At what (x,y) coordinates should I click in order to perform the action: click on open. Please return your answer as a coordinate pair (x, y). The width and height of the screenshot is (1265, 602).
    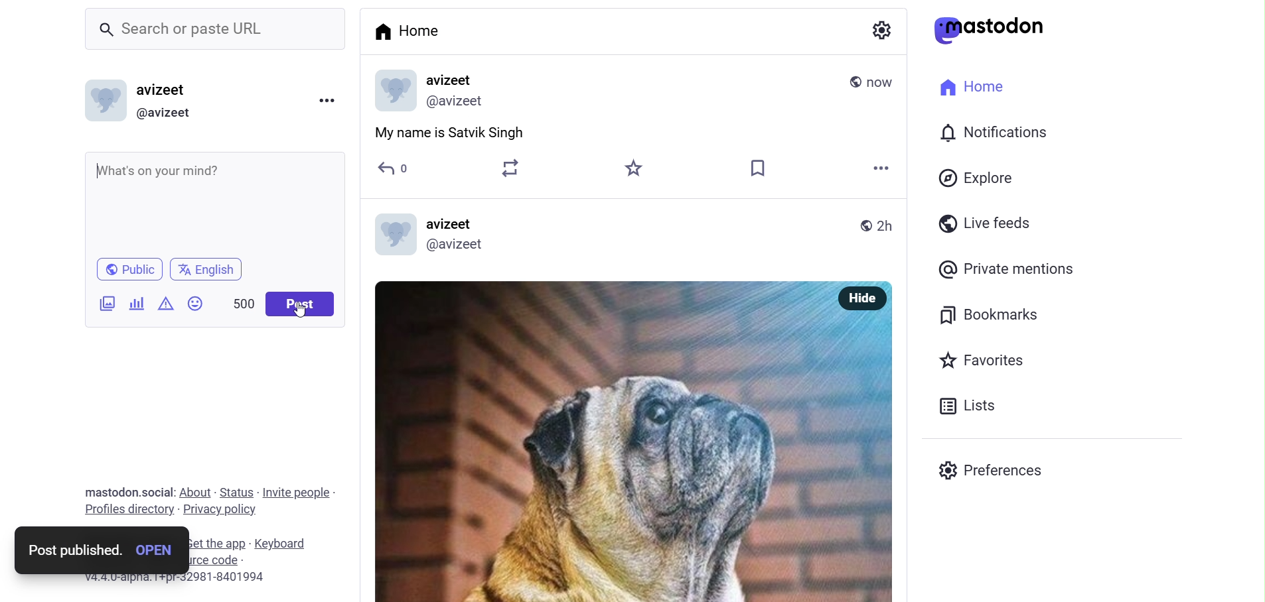
    Looking at the image, I should click on (157, 551).